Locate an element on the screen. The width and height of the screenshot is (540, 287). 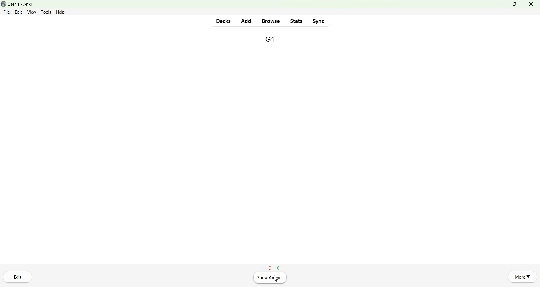
Close is located at coordinates (531, 4).